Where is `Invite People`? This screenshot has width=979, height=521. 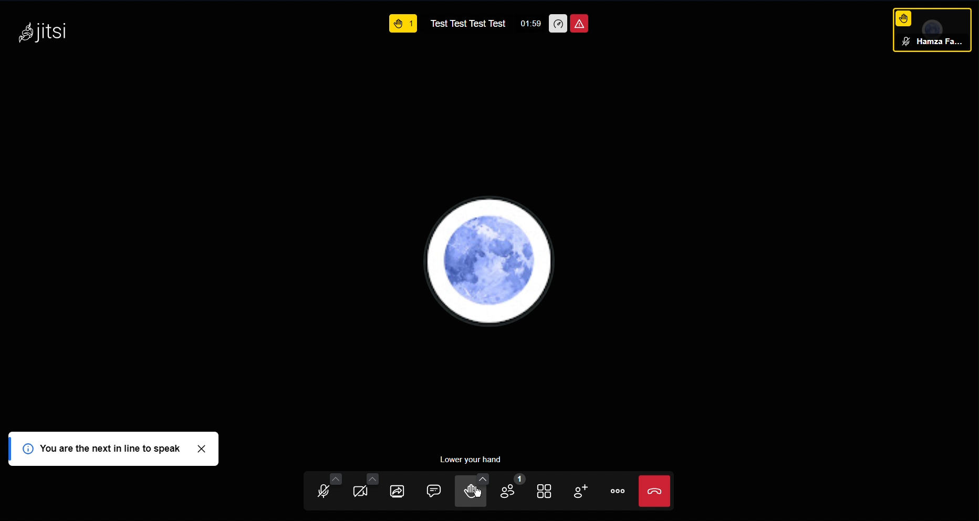
Invite People is located at coordinates (588, 490).